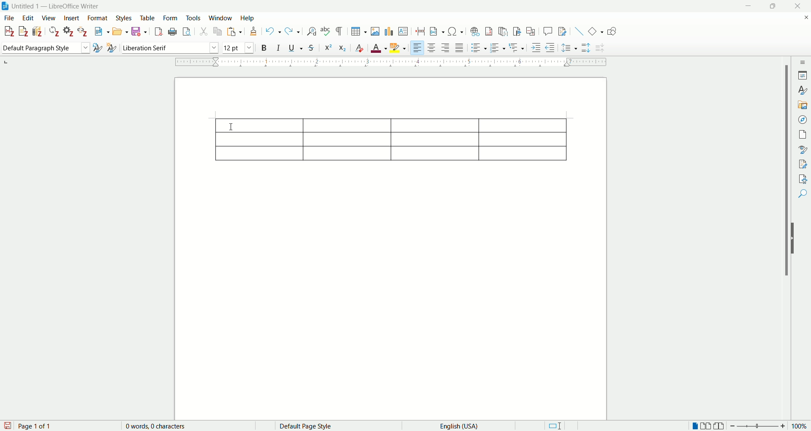  Describe the element at coordinates (49, 17) in the screenshot. I see `view` at that location.